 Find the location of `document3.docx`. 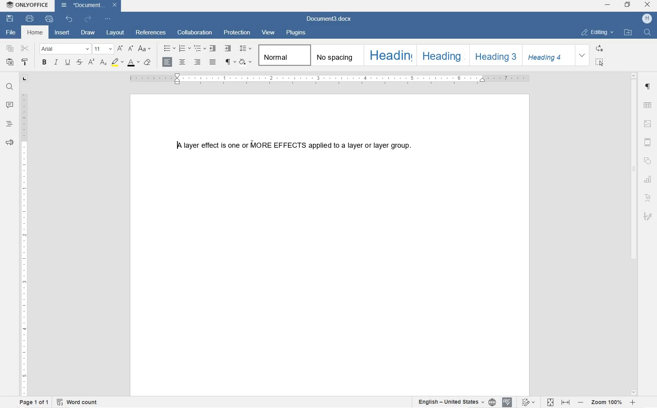

document3.docx is located at coordinates (330, 19).